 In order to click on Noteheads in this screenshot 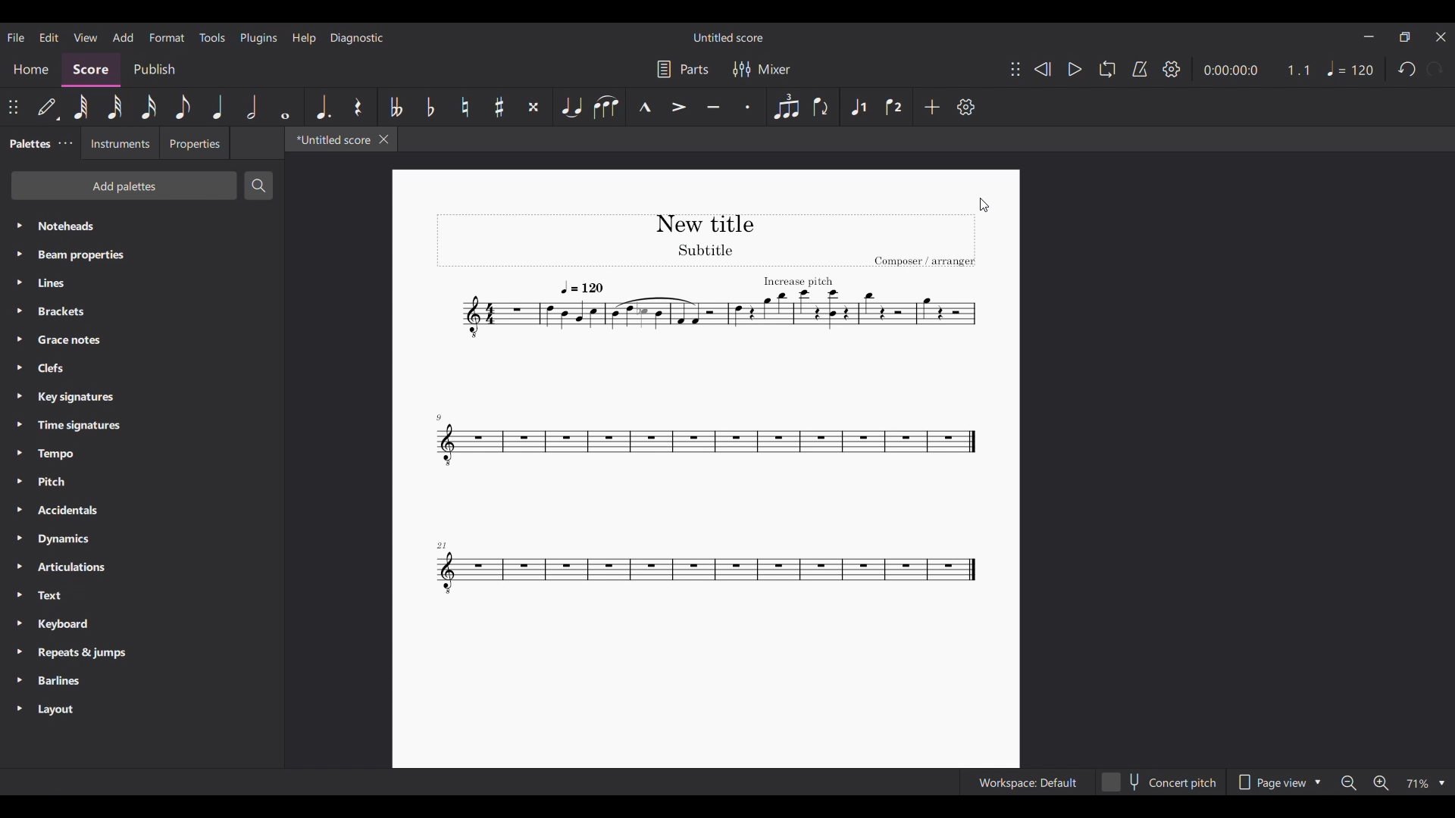, I will do `click(142, 226)`.